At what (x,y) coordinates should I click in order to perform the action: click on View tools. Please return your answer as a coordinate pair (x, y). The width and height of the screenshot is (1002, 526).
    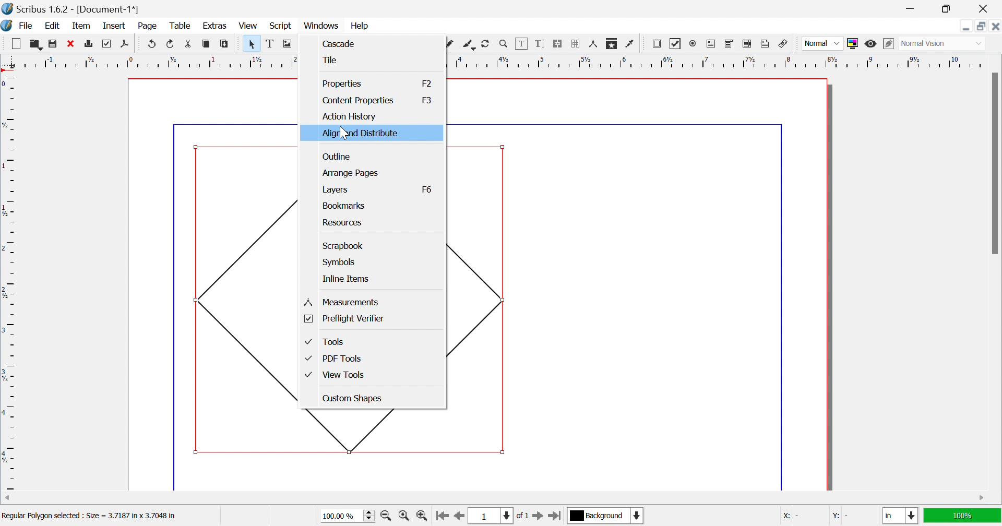
    Looking at the image, I should click on (334, 376).